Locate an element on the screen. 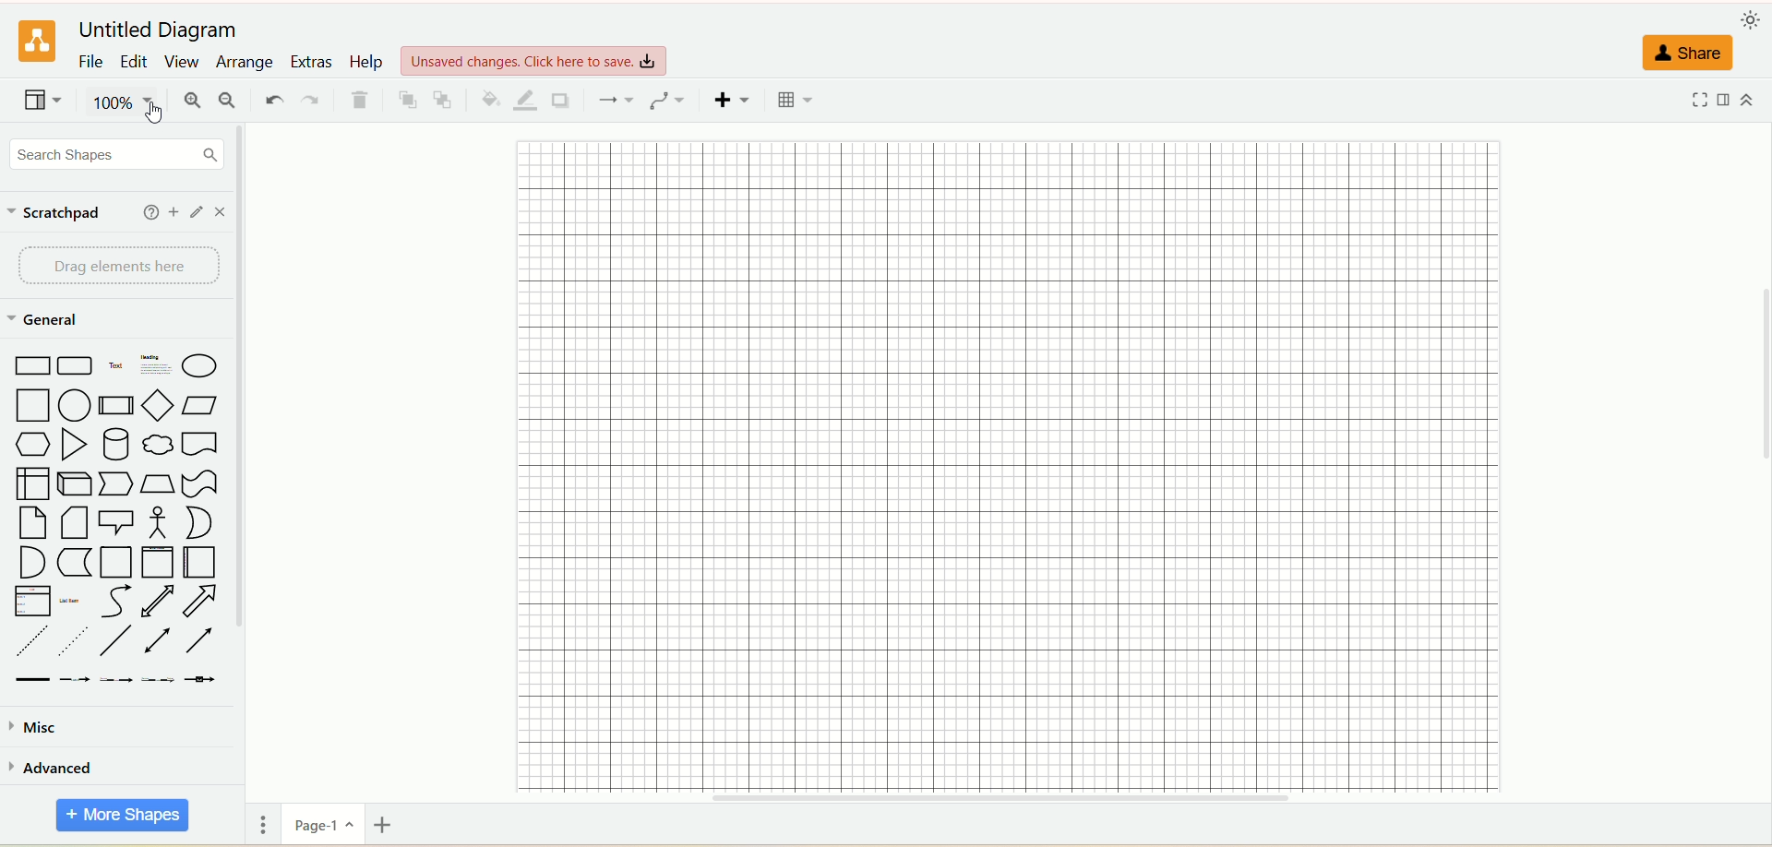 The image size is (1772, 847). page-1 is located at coordinates (326, 824).